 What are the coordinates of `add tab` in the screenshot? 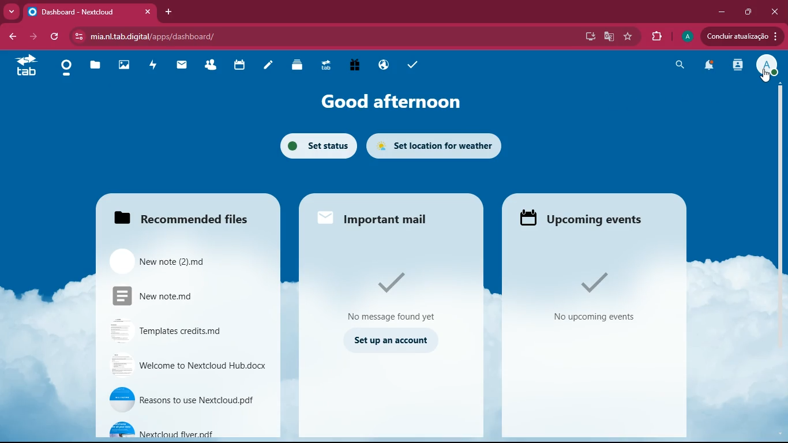 It's located at (169, 11).